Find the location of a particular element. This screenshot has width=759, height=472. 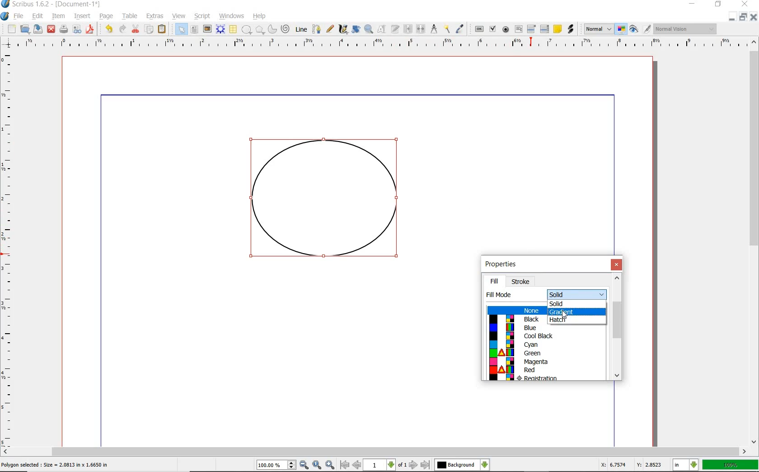

select current unit is located at coordinates (685, 464).